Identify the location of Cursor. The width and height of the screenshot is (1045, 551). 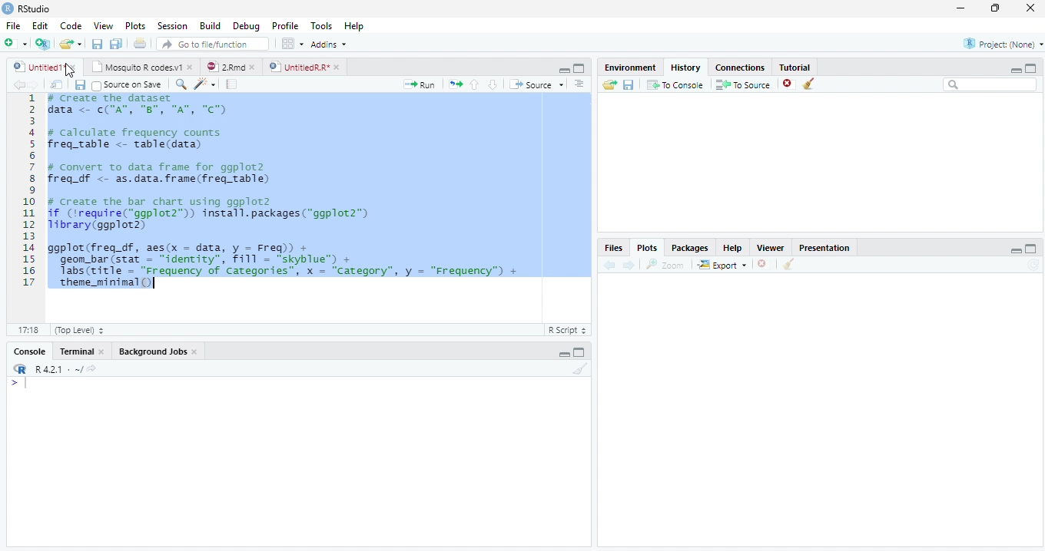
(28, 384).